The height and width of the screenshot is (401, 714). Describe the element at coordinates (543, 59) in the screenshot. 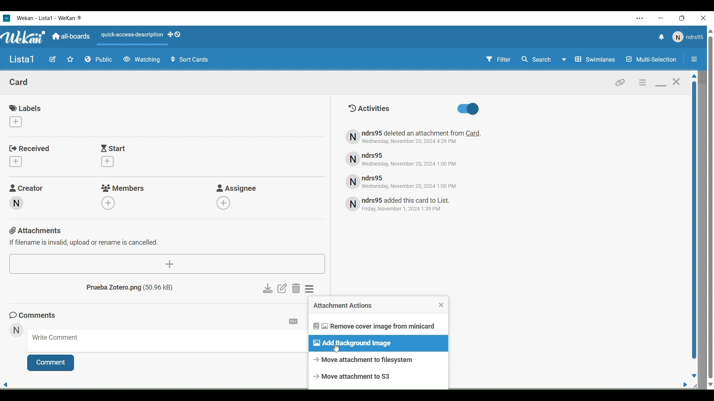

I see `Search` at that location.